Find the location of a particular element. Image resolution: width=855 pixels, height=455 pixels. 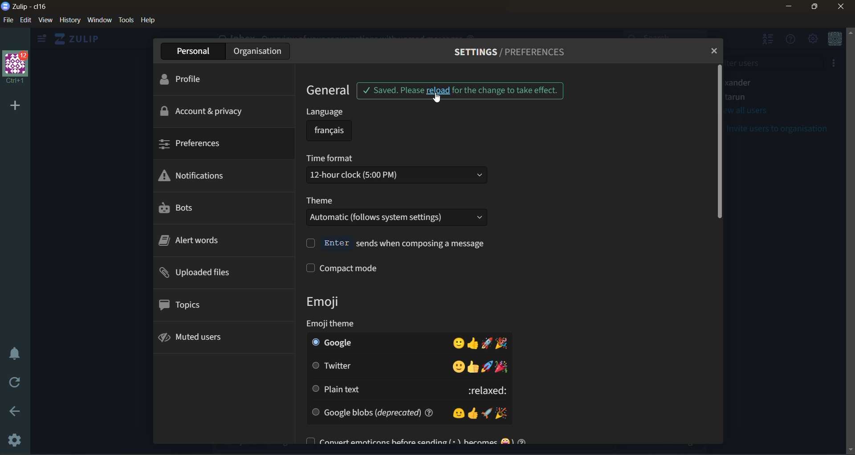

app name and organisation name is located at coordinates (26, 7).